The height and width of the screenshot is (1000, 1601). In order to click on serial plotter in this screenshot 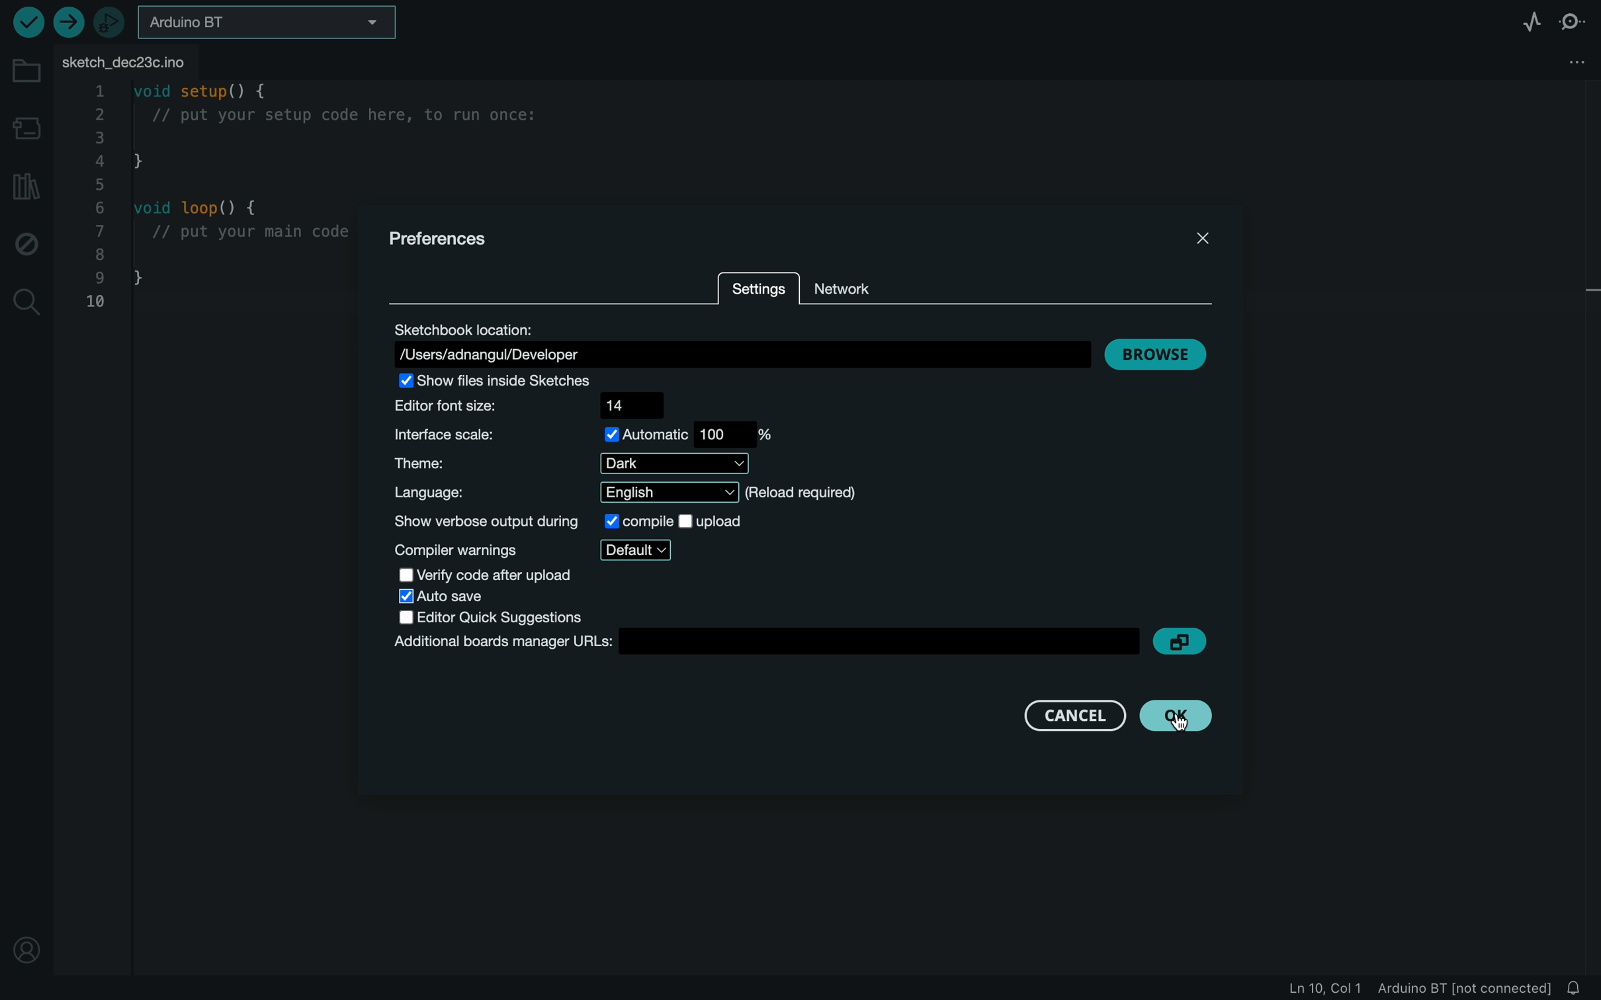, I will do `click(1526, 21)`.